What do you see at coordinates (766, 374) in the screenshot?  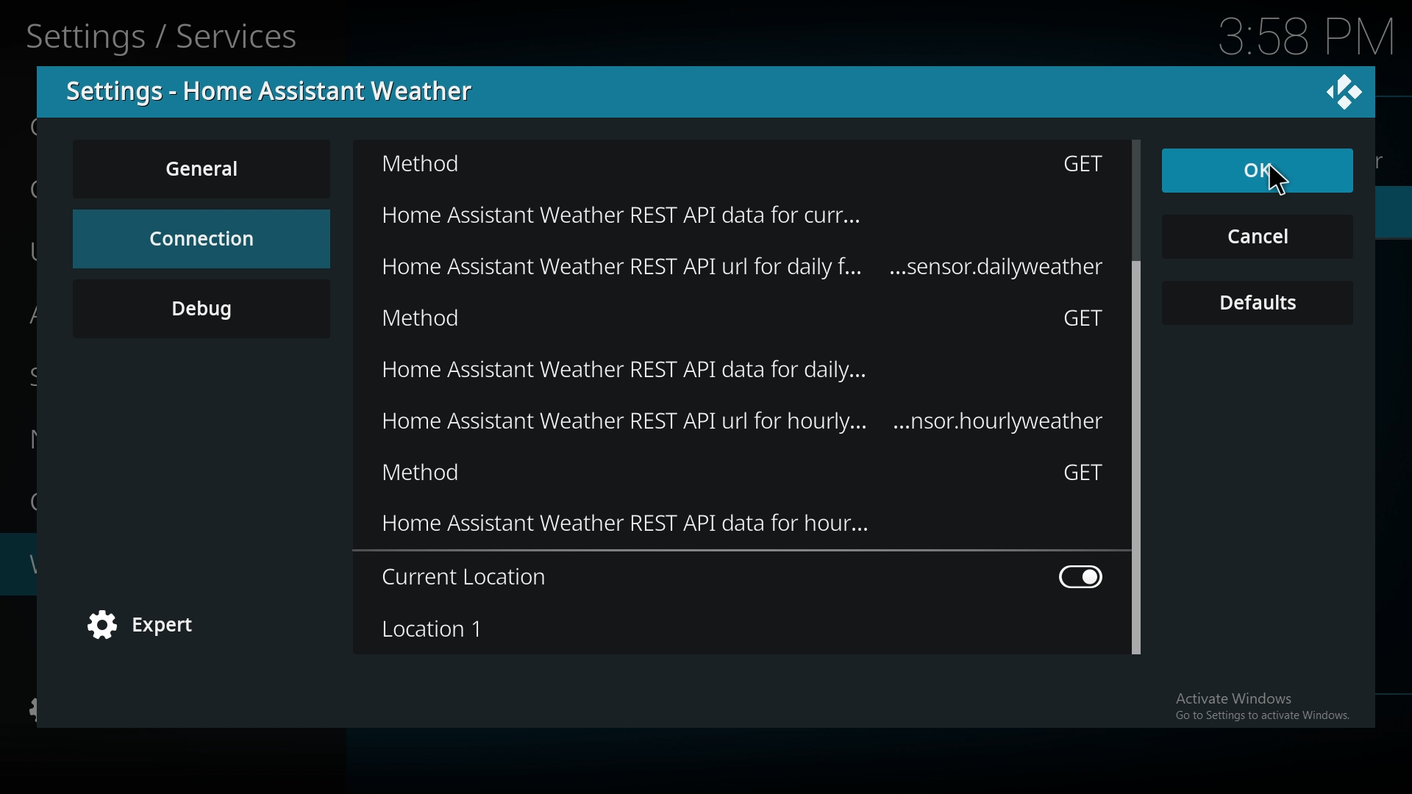 I see `Home assistant weather rest API data for daily` at bounding box center [766, 374].